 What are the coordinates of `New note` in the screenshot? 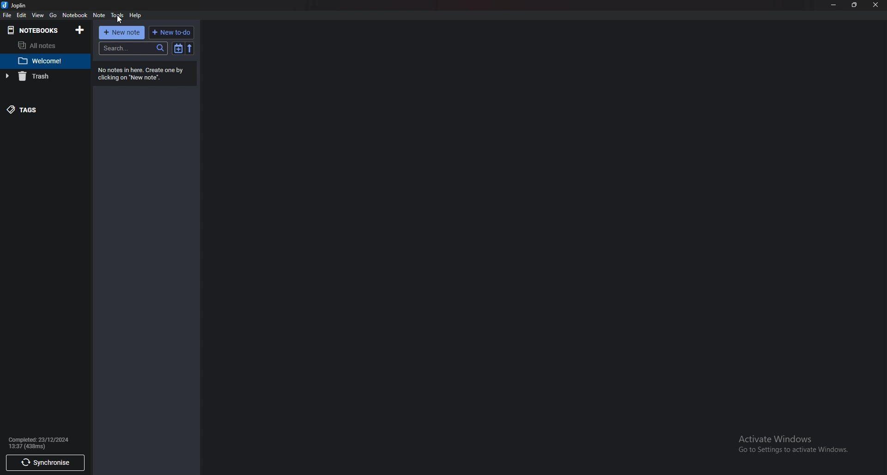 It's located at (121, 33).